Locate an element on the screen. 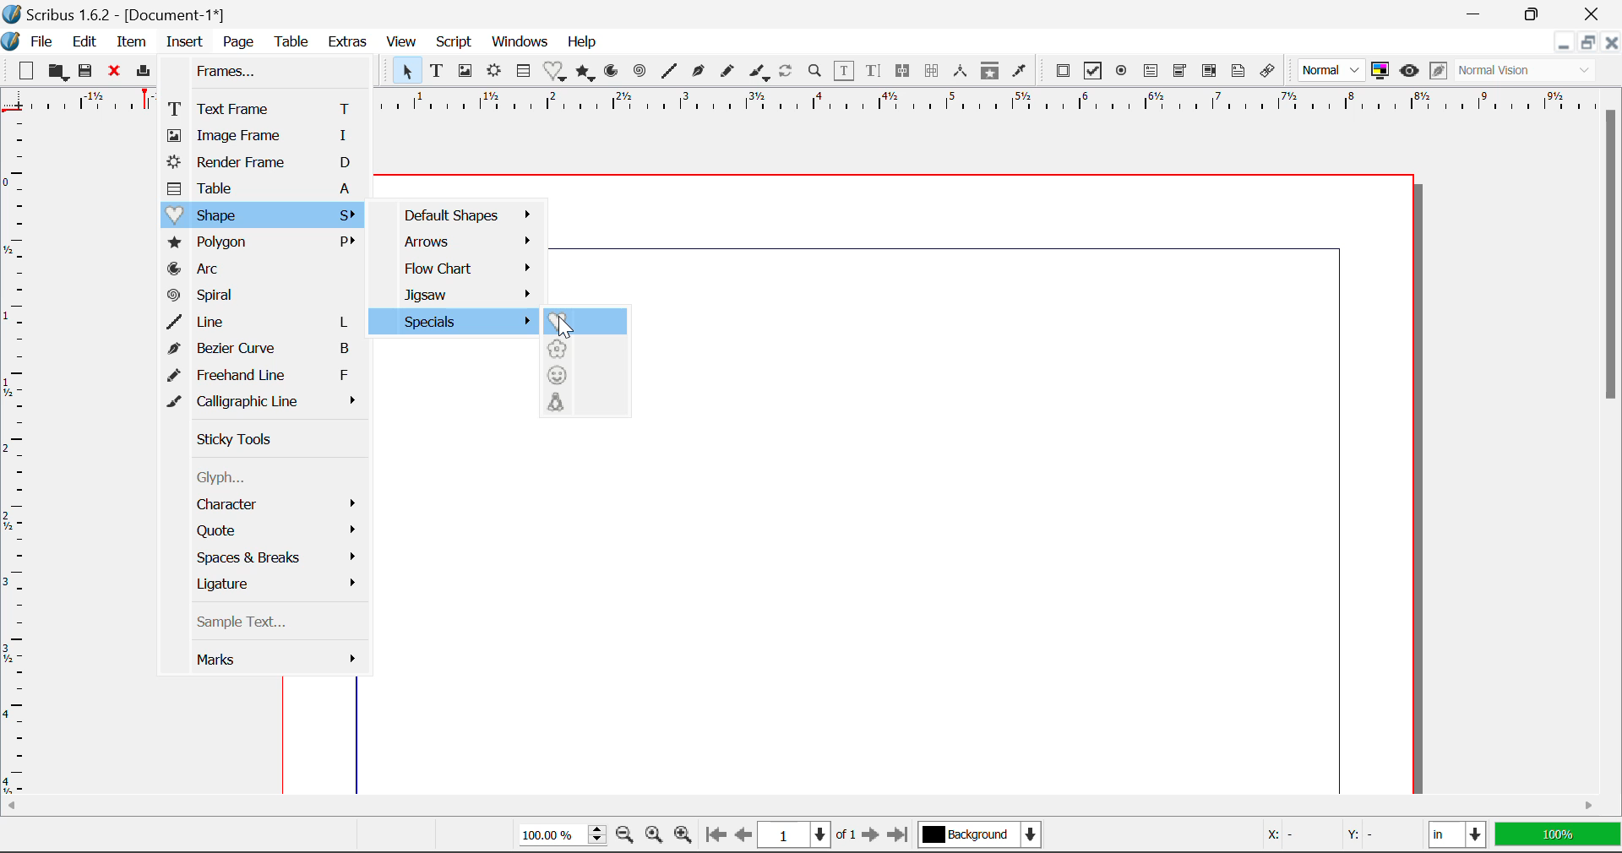  Polygon is located at coordinates (264, 243).